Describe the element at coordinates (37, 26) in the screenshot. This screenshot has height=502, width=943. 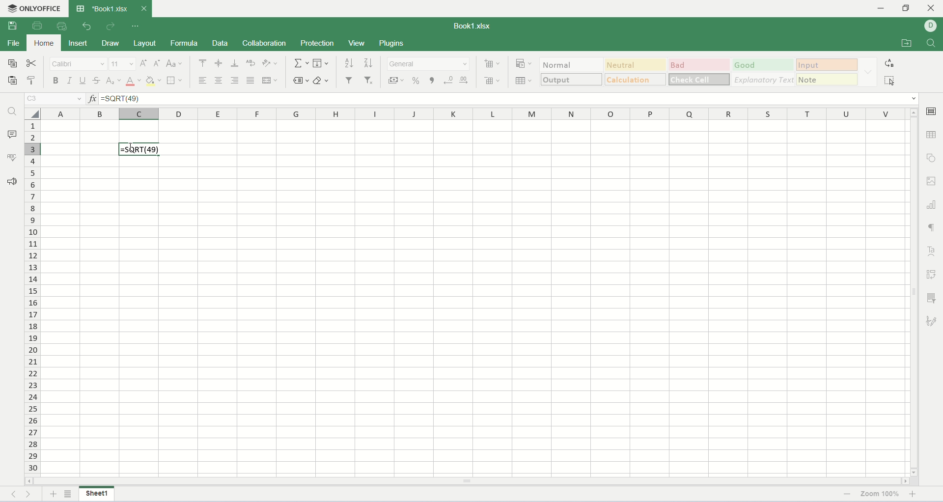
I see `print` at that location.